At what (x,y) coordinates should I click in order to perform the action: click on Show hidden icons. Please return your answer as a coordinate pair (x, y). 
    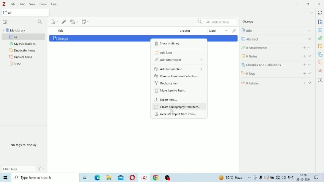
    Looking at the image, I should click on (250, 178).